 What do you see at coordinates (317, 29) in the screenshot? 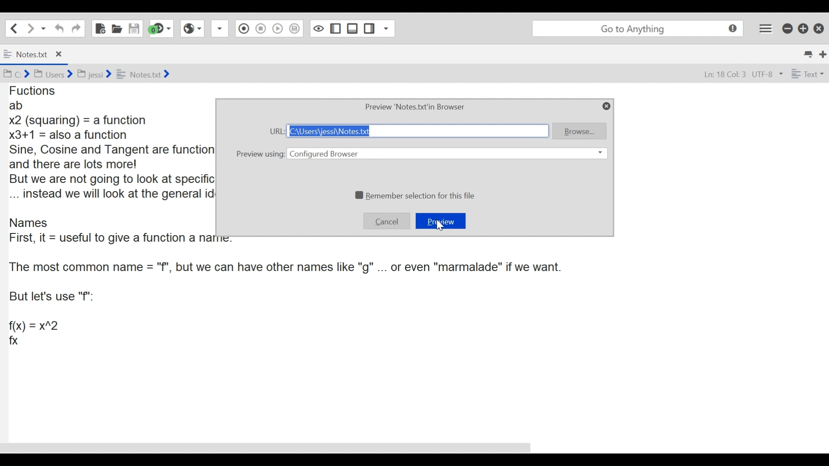
I see `Toggle focus mode` at bounding box center [317, 29].